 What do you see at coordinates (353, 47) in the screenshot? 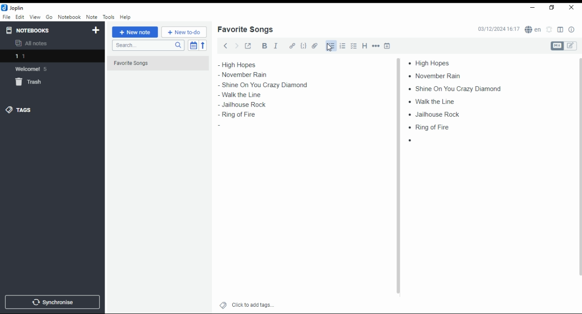
I see `checkbox` at bounding box center [353, 47].